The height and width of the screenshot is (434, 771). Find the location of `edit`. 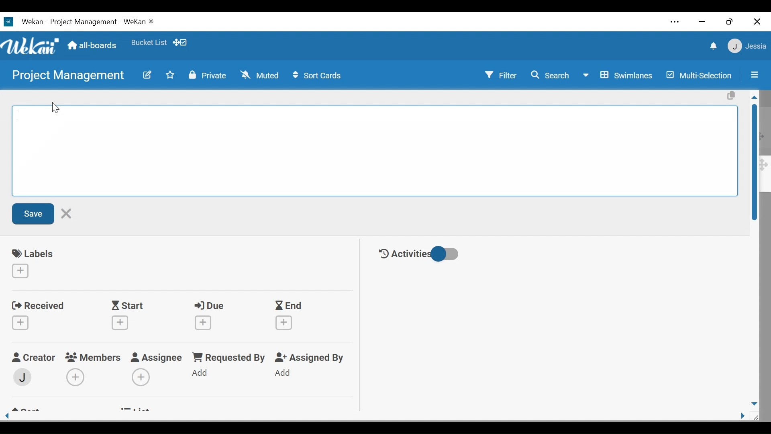

edit is located at coordinates (148, 75).